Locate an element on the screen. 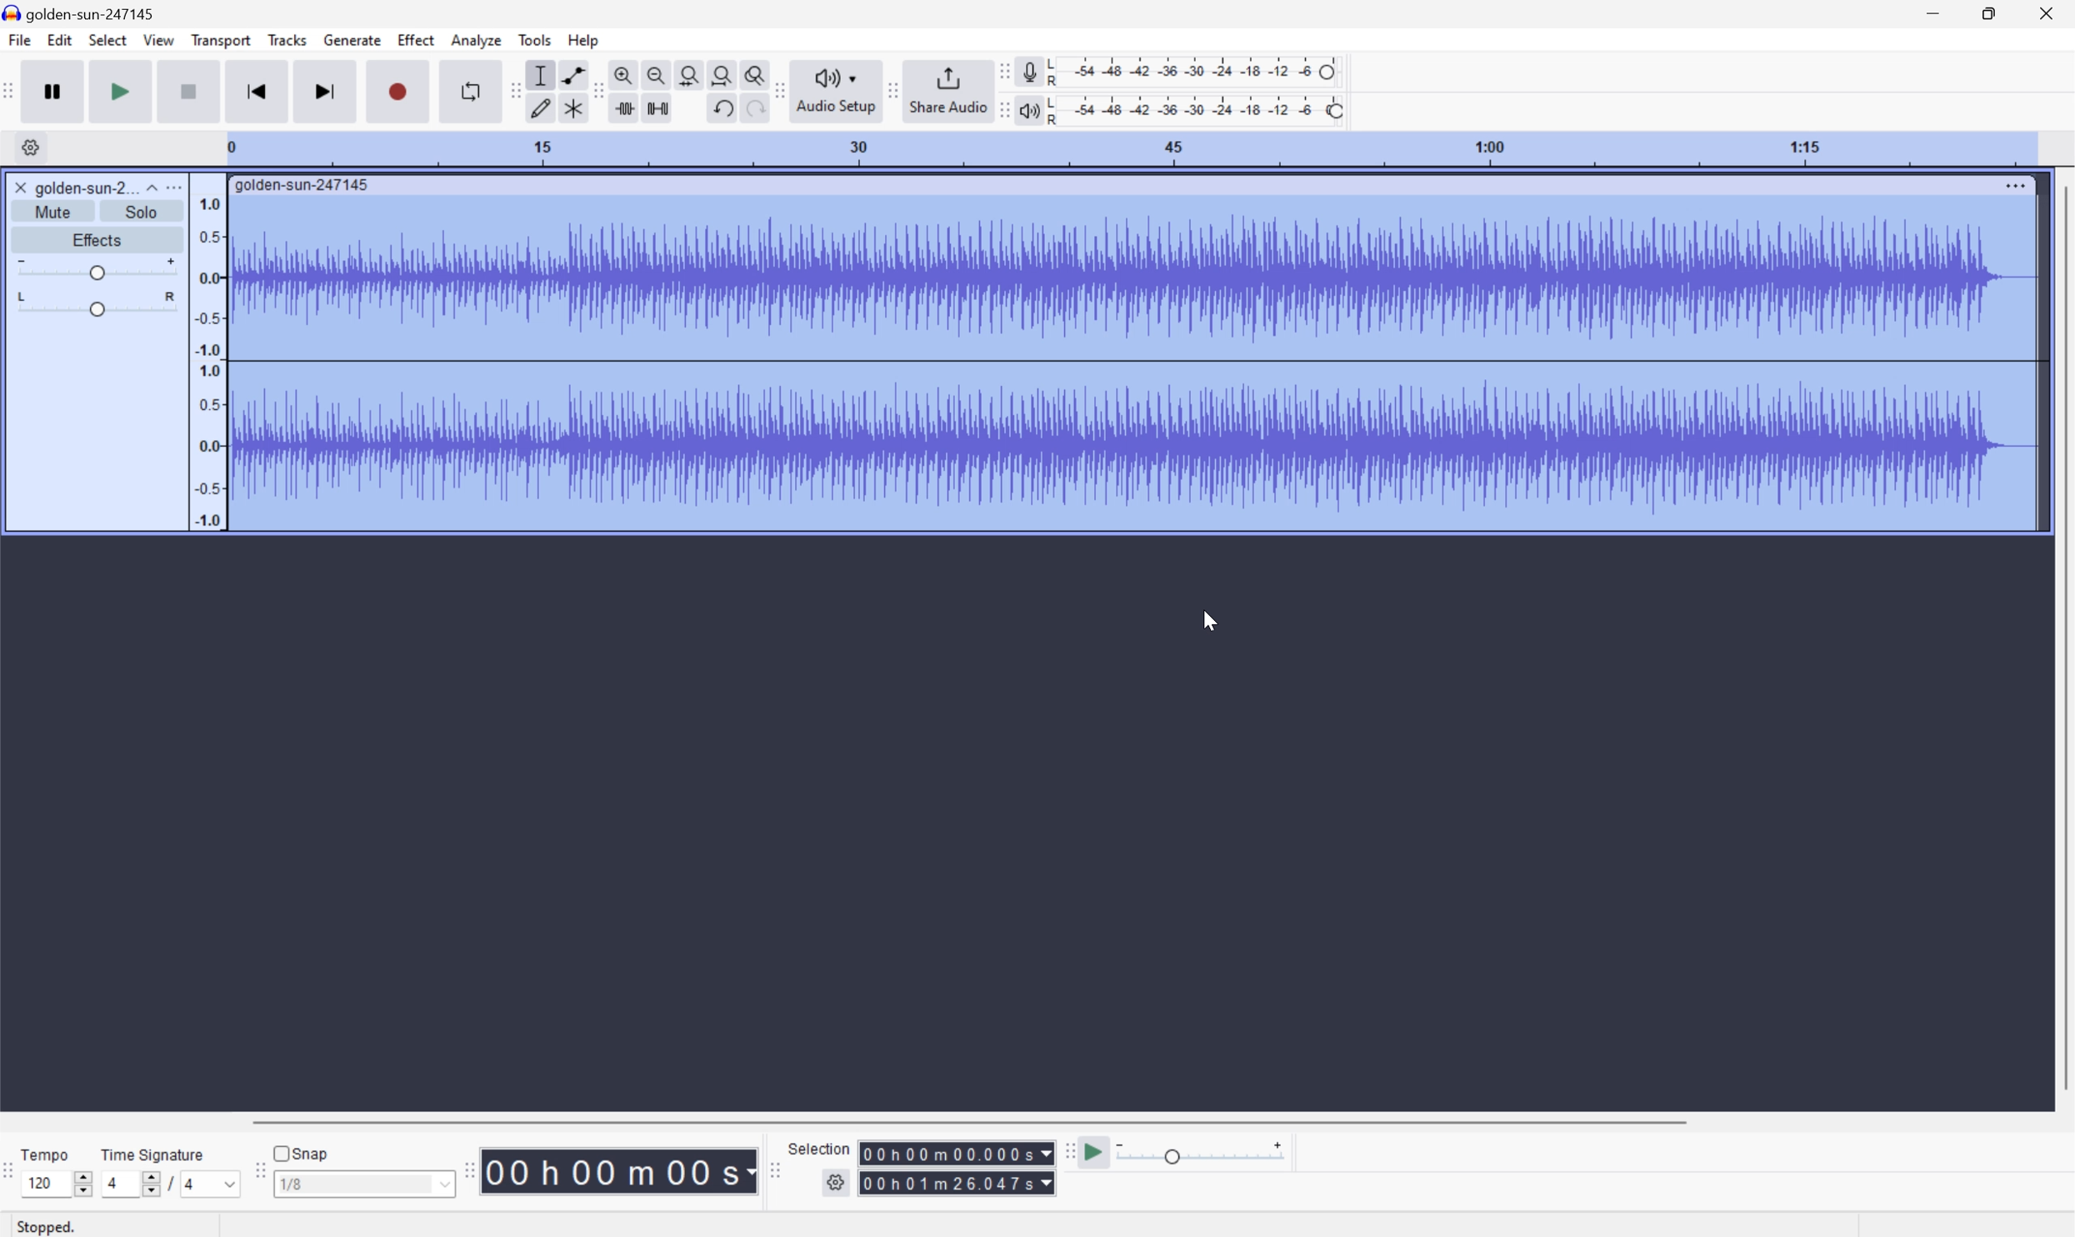 Image resolution: width=2075 pixels, height=1237 pixels. 1/8 is located at coordinates (362, 1184).